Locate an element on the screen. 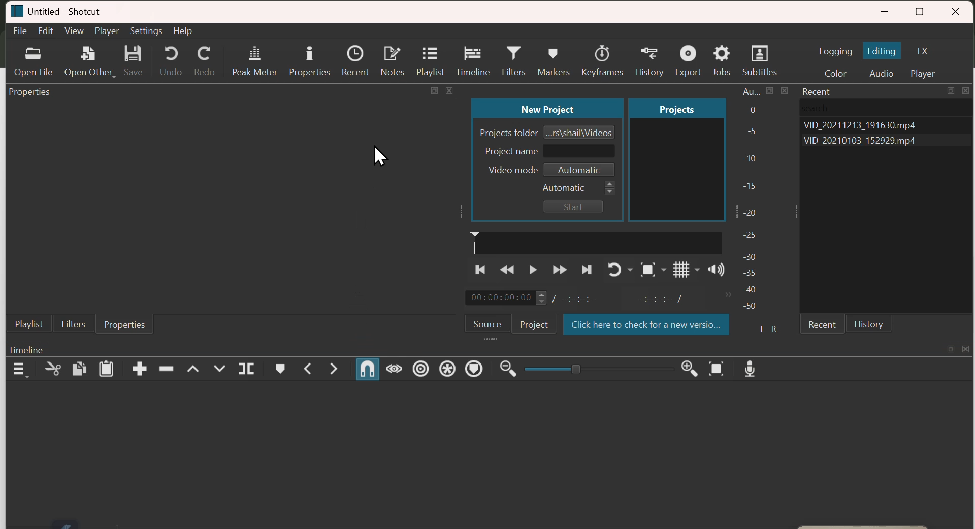 Image resolution: width=975 pixels, height=529 pixels. Pause play button is located at coordinates (533, 269).